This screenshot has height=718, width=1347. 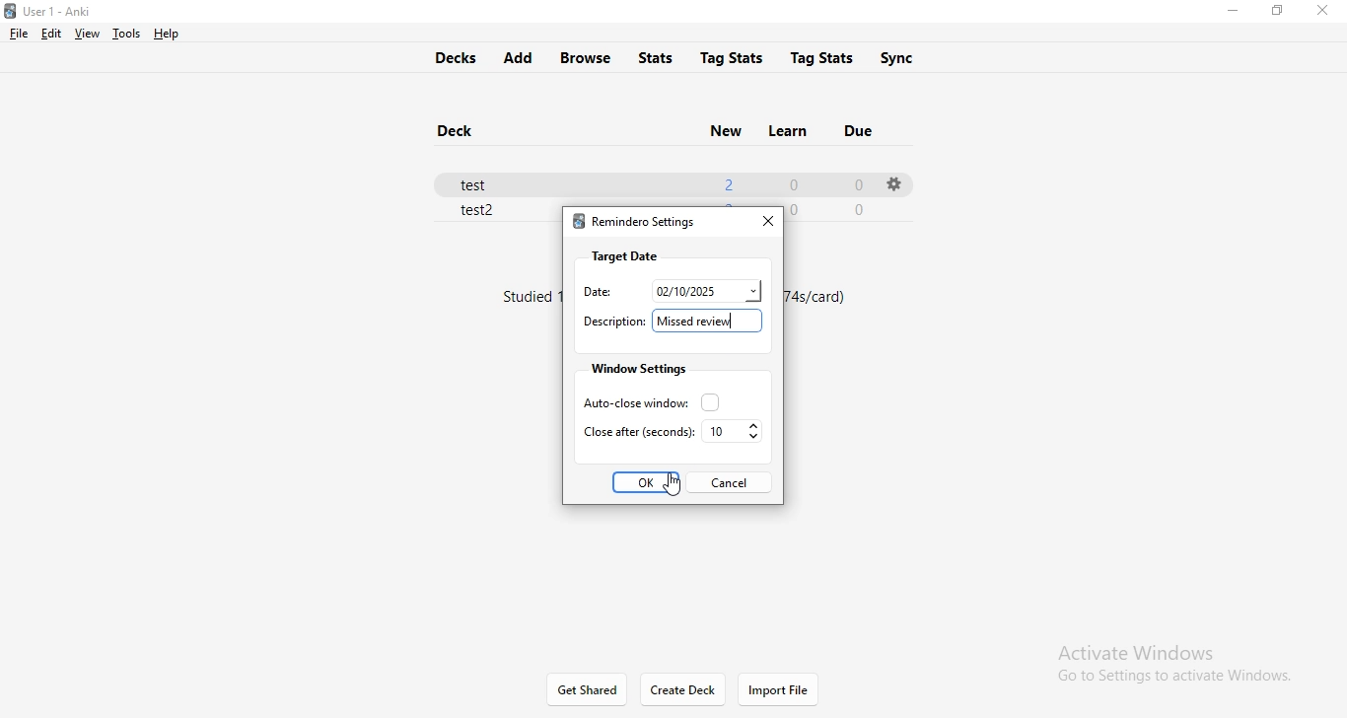 What do you see at coordinates (1326, 11) in the screenshot?
I see `close` at bounding box center [1326, 11].